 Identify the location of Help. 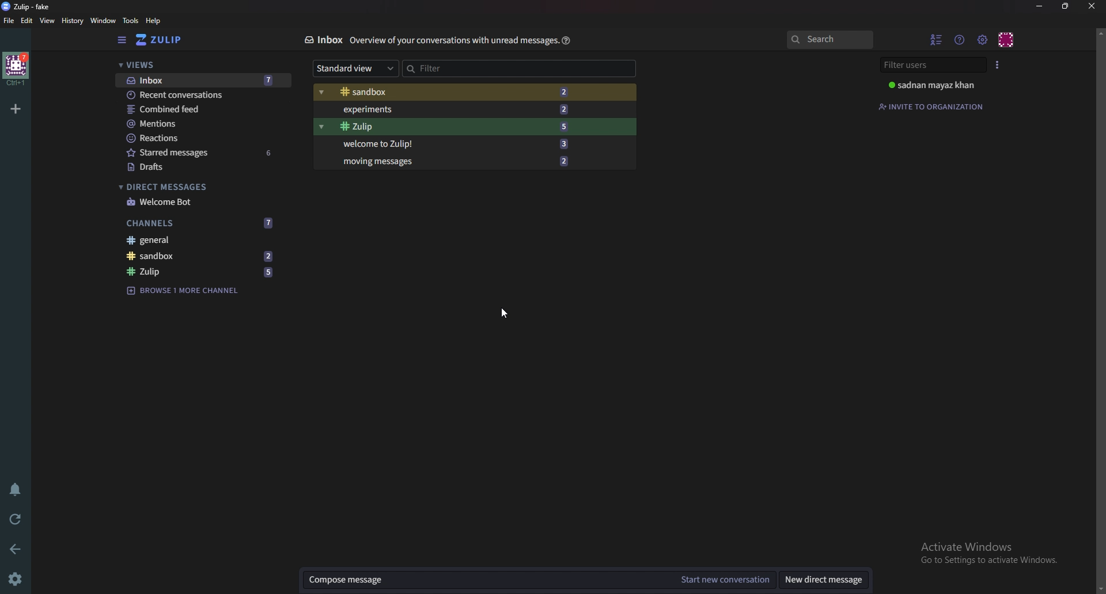
(567, 40).